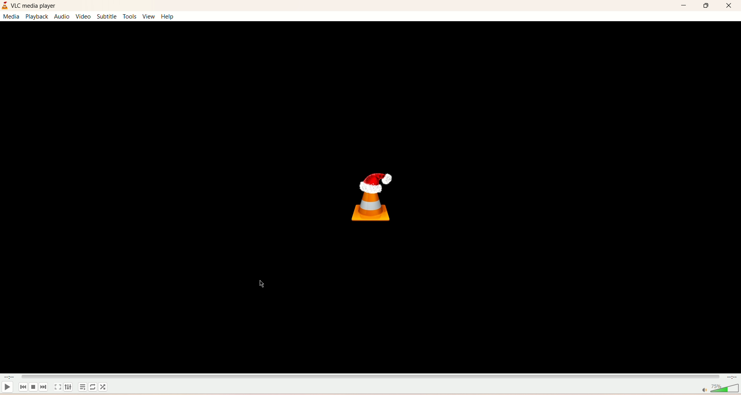 The width and height of the screenshot is (741, 395). I want to click on video, so click(83, 17).